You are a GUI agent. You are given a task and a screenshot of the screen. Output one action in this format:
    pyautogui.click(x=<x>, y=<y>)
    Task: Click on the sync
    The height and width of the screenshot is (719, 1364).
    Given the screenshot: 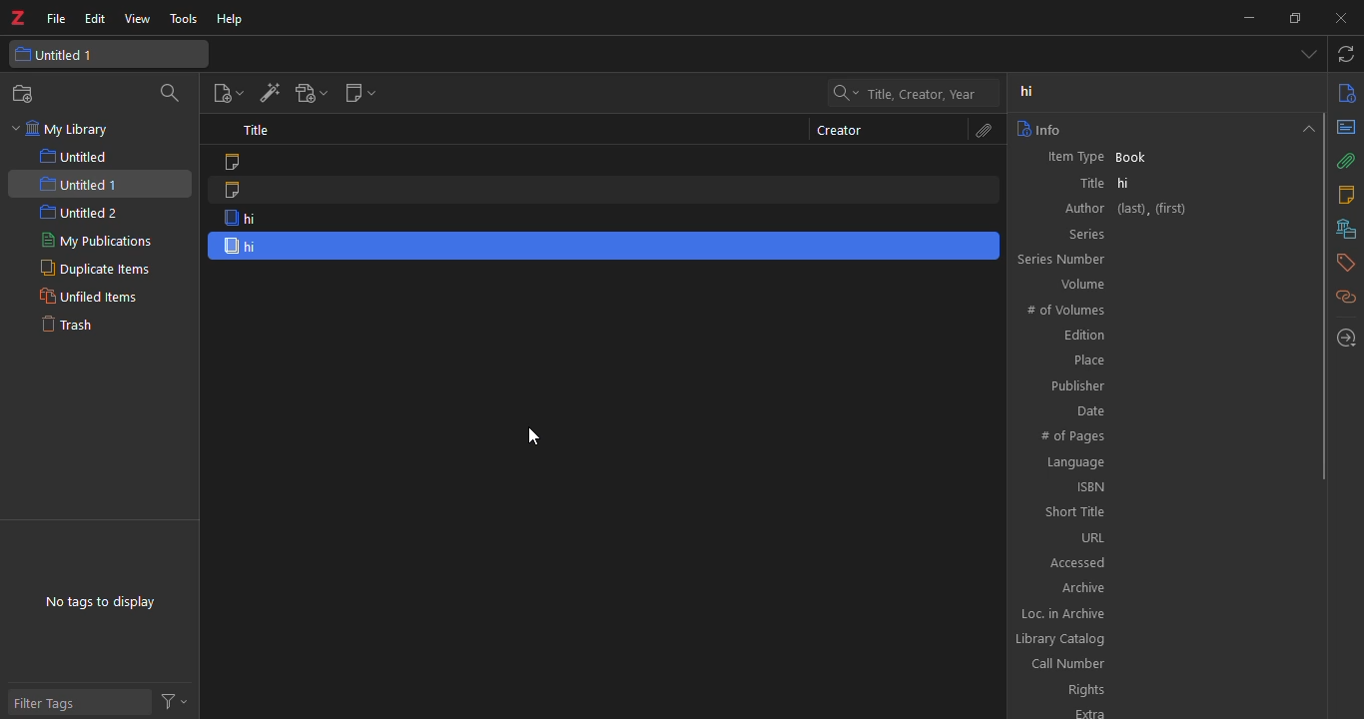 What is the action you would take?
    pyautogui.click(x=1344, y=53)
    